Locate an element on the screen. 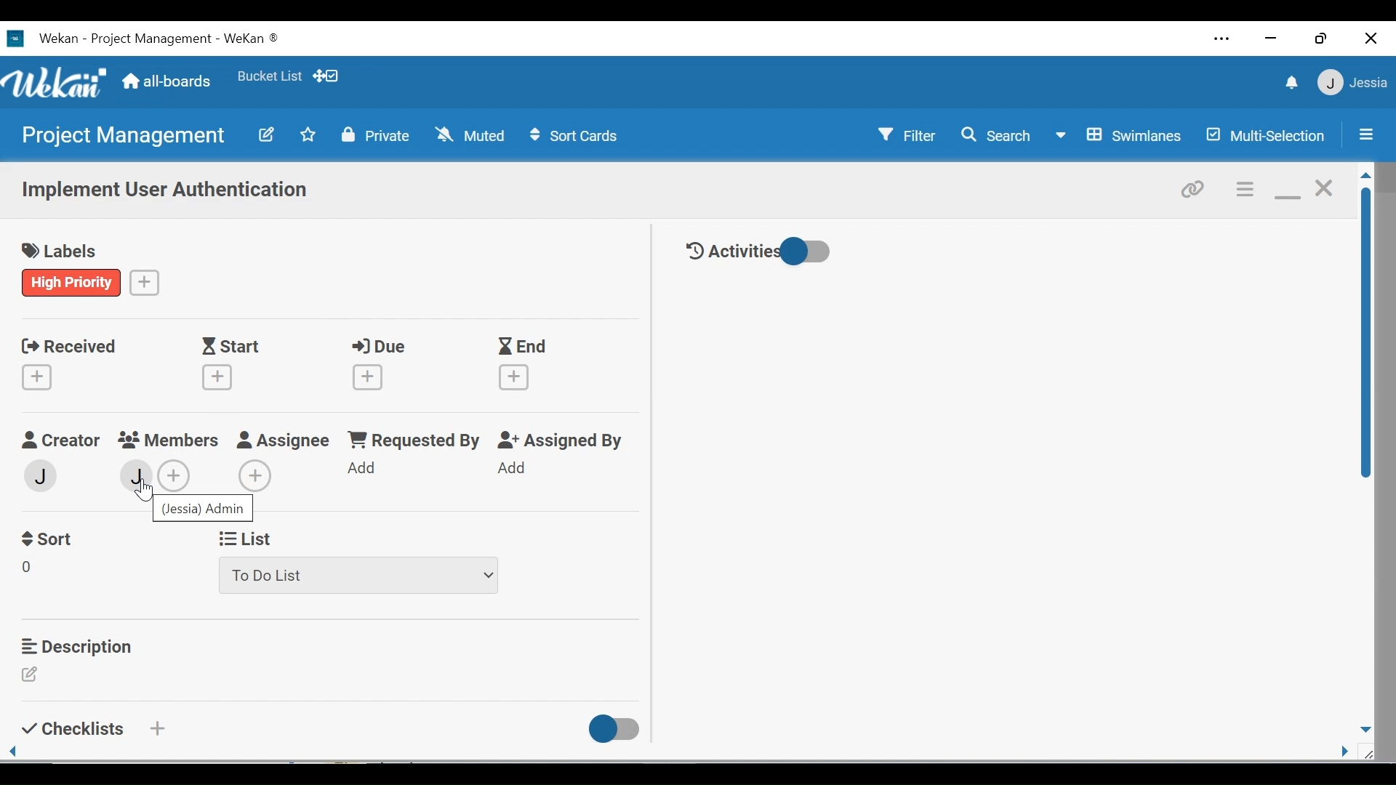 This screenshot has width=1396, height=785. List is located at coordinates (249, 537).